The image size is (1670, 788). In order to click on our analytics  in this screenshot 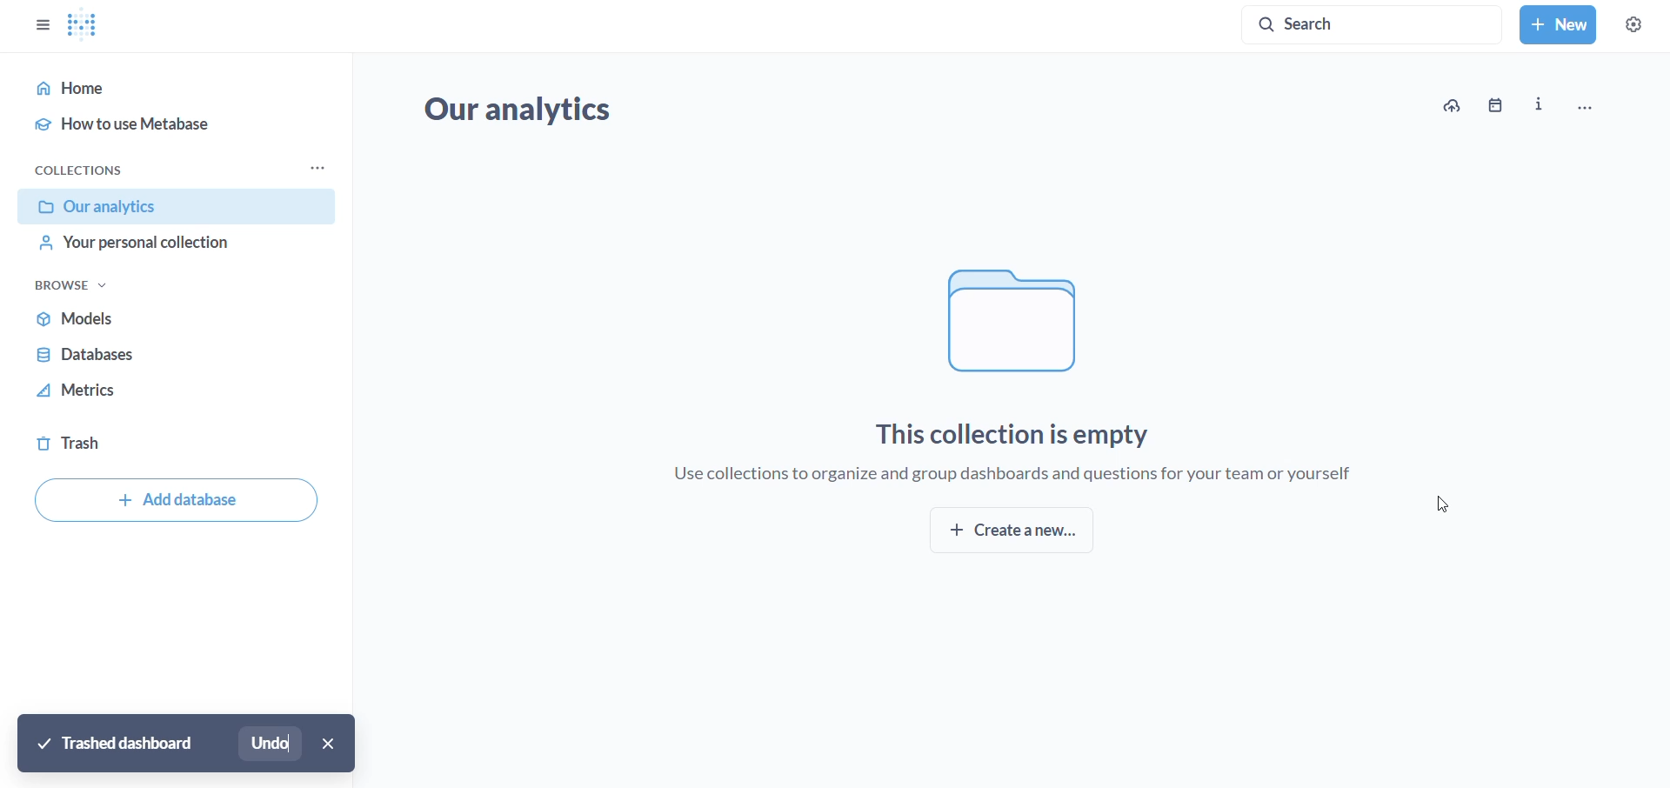, I will do `click(530, 113)`.